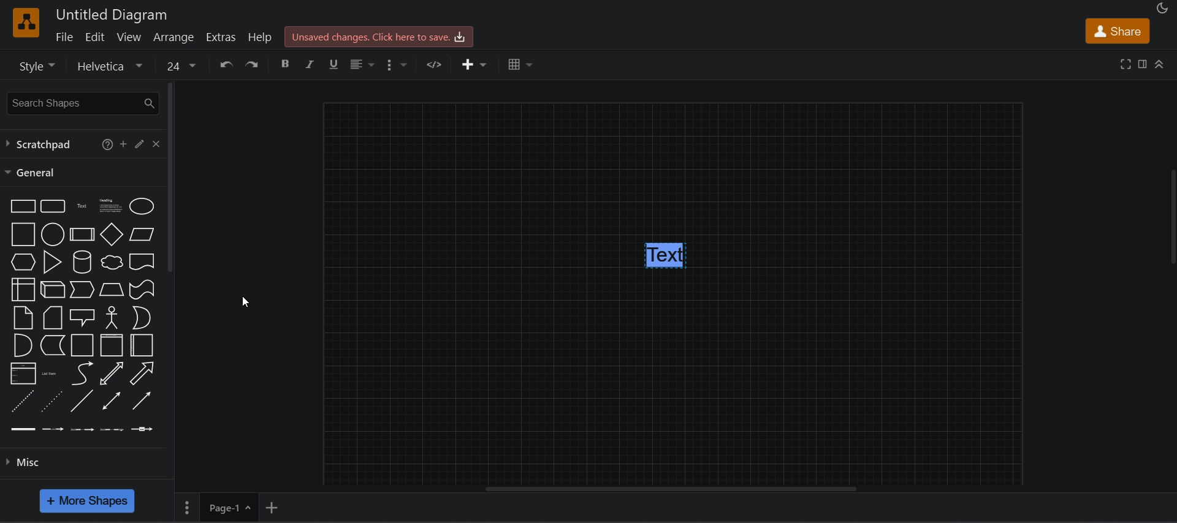 The image size is (1177, 523). Describe the element at coordinates (123, 143) in the screenshot. I see `add` at that location.